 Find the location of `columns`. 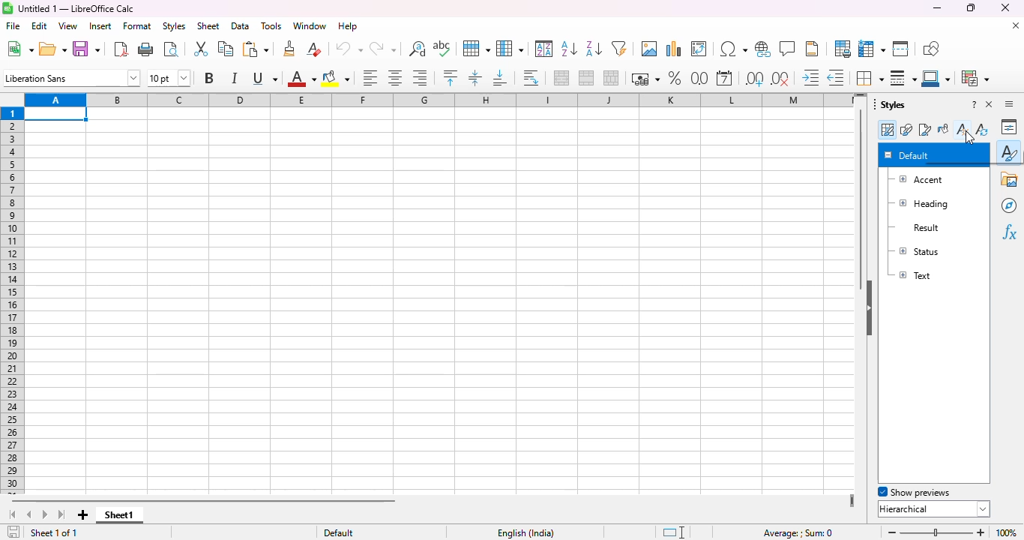

columns is located at coordinates (436, 100).